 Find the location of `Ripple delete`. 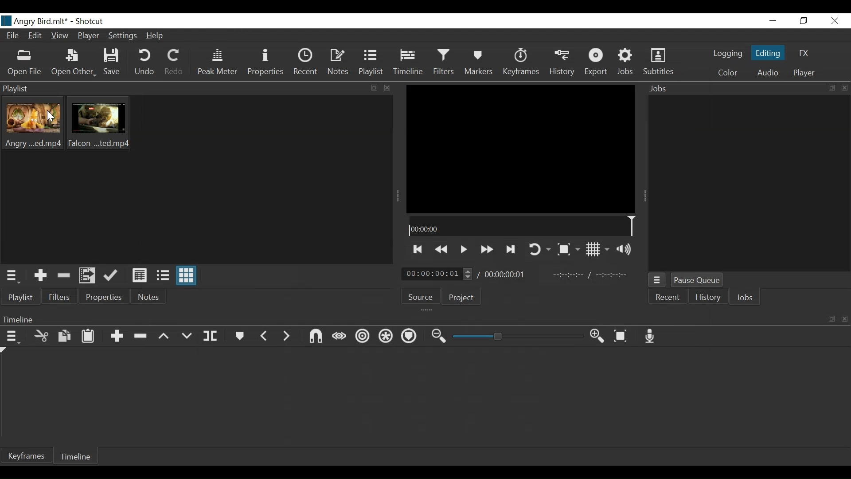

Ripple delete is located at coordinates (141, 337).